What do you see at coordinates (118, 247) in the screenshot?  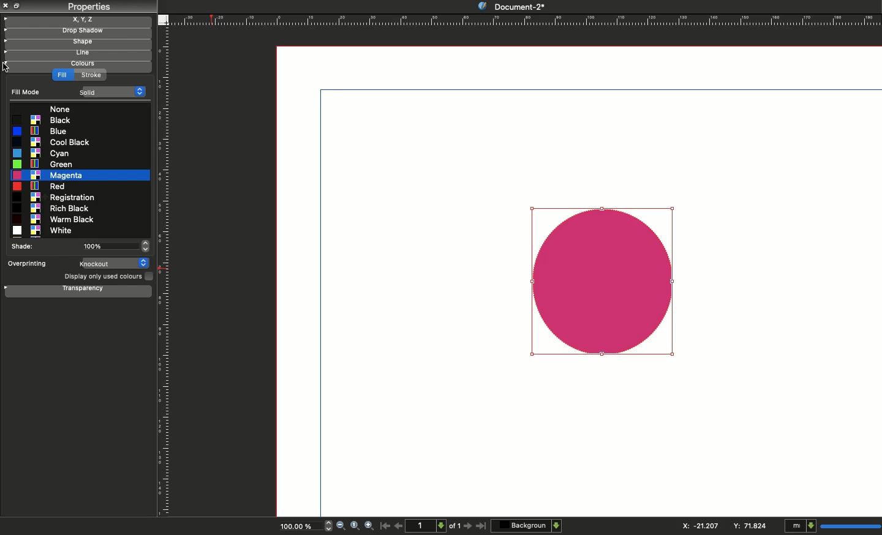 I see `100%` at bounding box center [118, 247].